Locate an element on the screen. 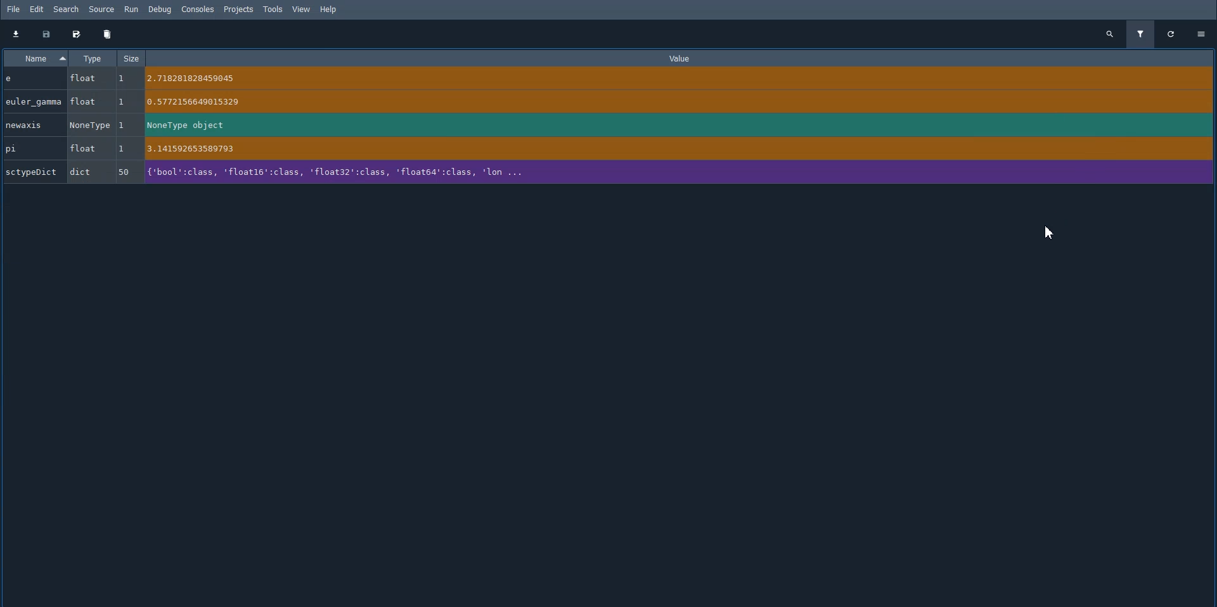 This screenshot has width=1217, height=607. NoneType is located at coordinates (90, 124).